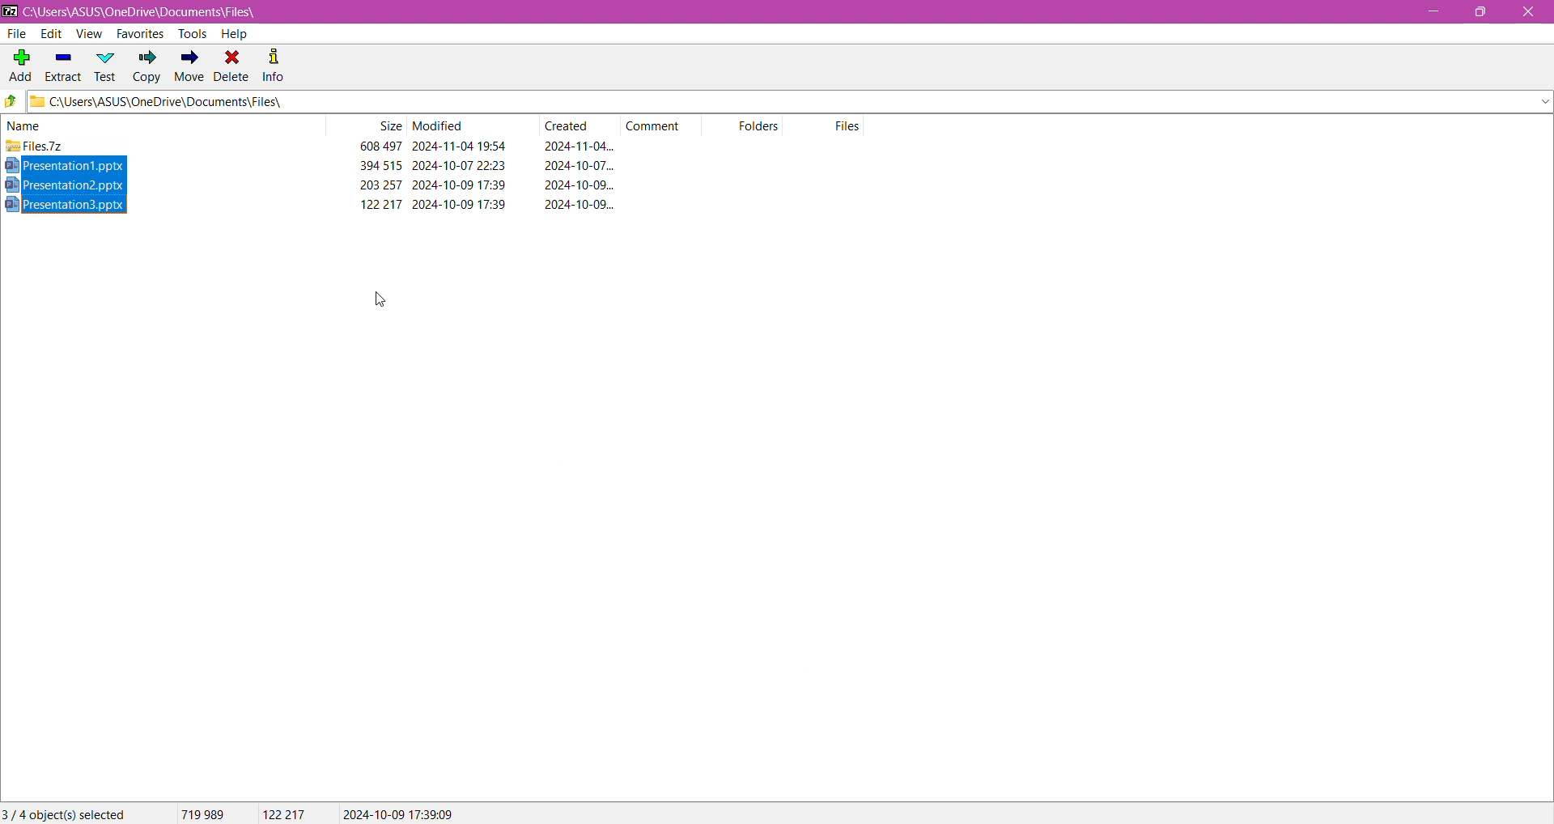  What do you see at coordinates (234, 34) in the screenshot?
I see `Help` at bounding box center [234, 34].